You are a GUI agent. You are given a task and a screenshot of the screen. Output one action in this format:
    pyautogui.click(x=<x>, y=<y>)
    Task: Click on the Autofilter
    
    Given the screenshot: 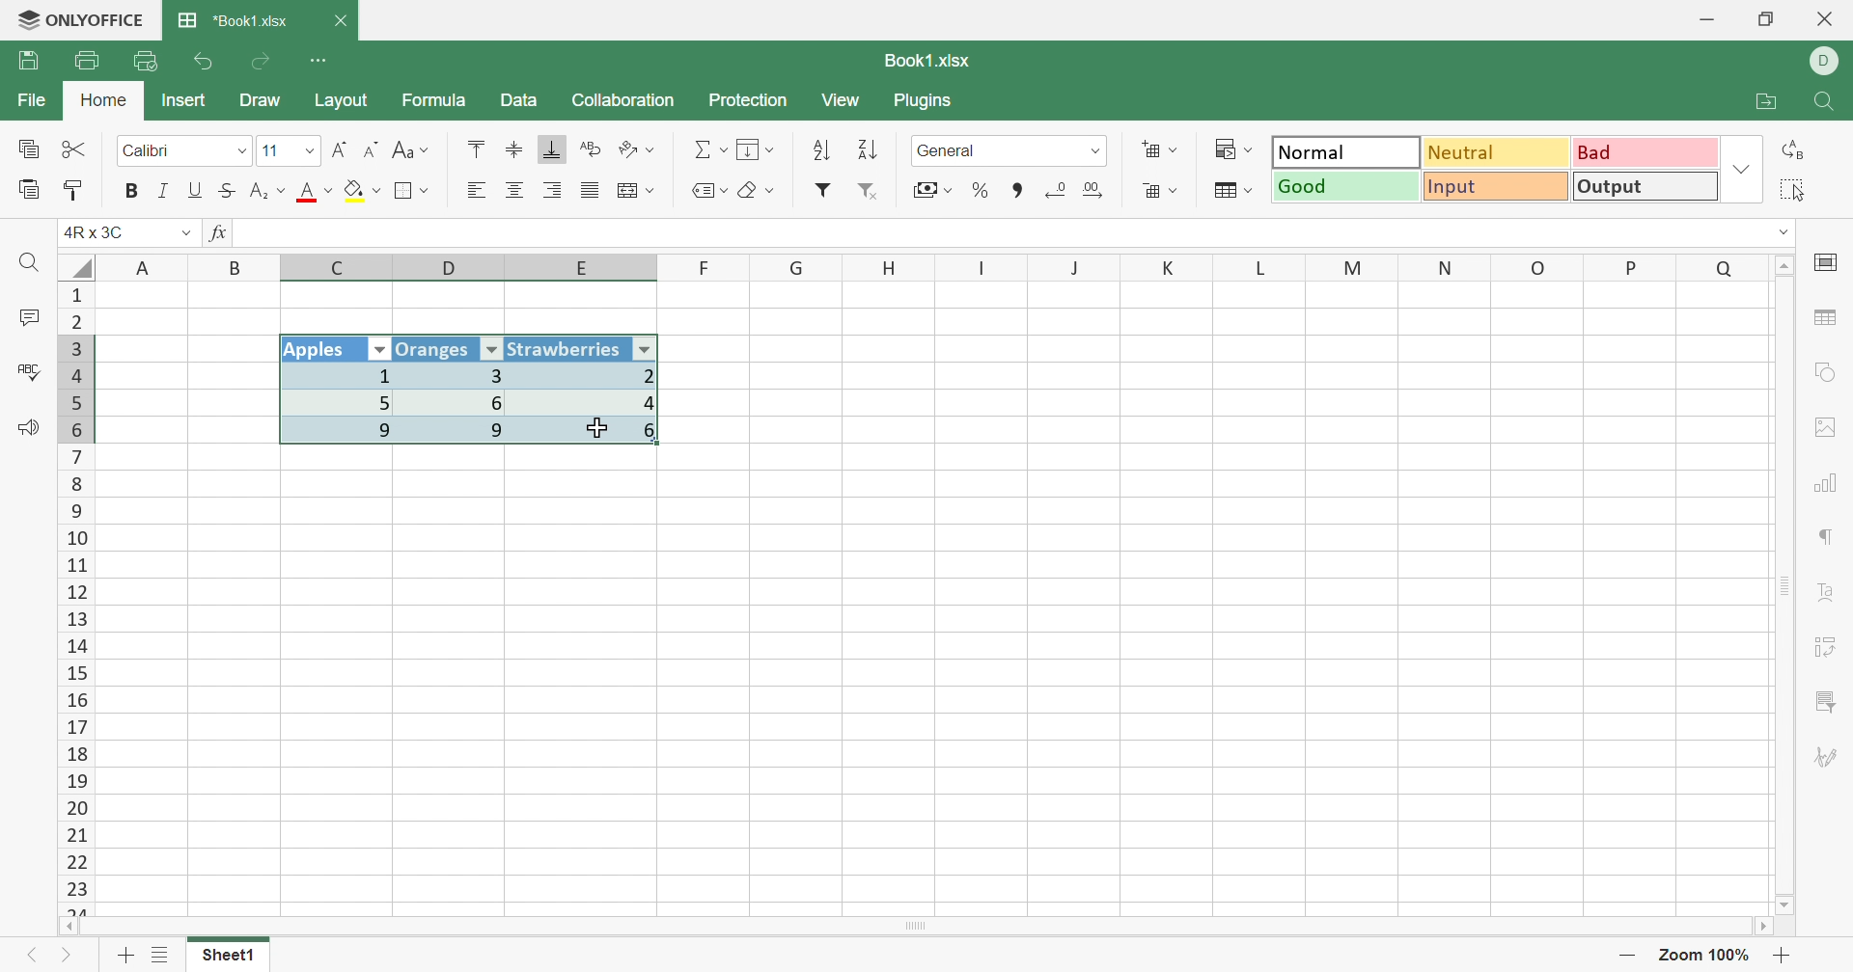 What is the action you would take?
    pyautogui.click(x=380, y=350)
    